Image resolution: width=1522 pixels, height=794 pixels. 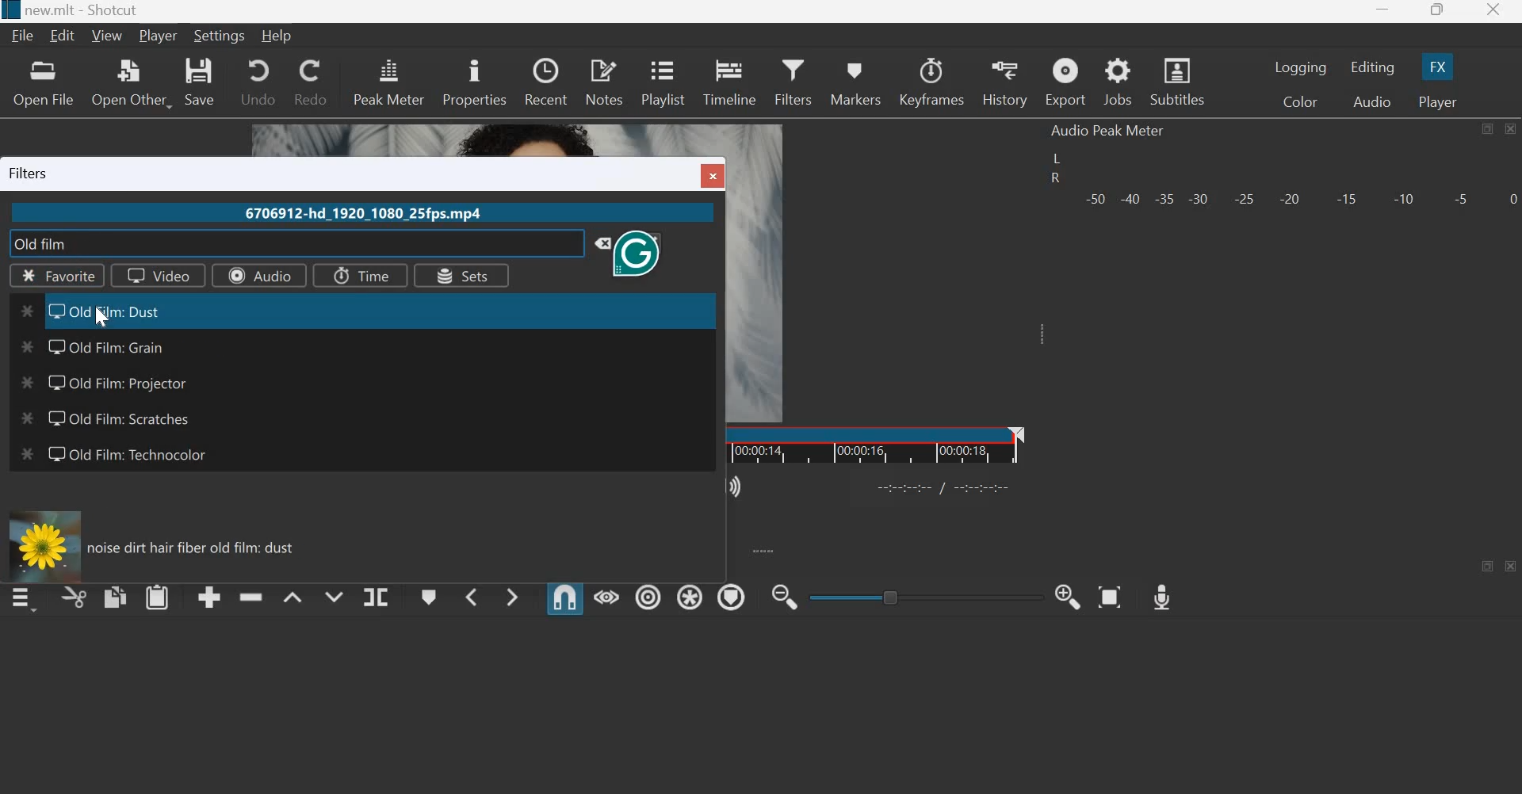 I want to click on Snap, so click(x=564, y=597).